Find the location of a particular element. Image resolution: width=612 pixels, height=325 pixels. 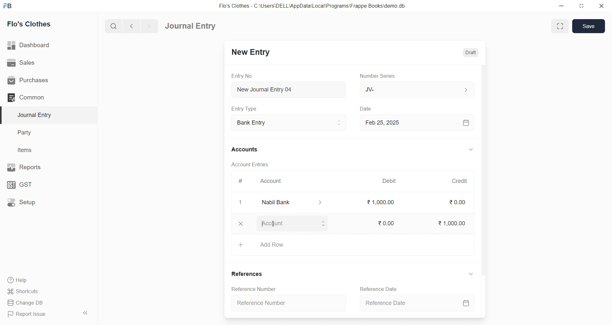

₹ 1000.00 is located at coordinates (381, 202).